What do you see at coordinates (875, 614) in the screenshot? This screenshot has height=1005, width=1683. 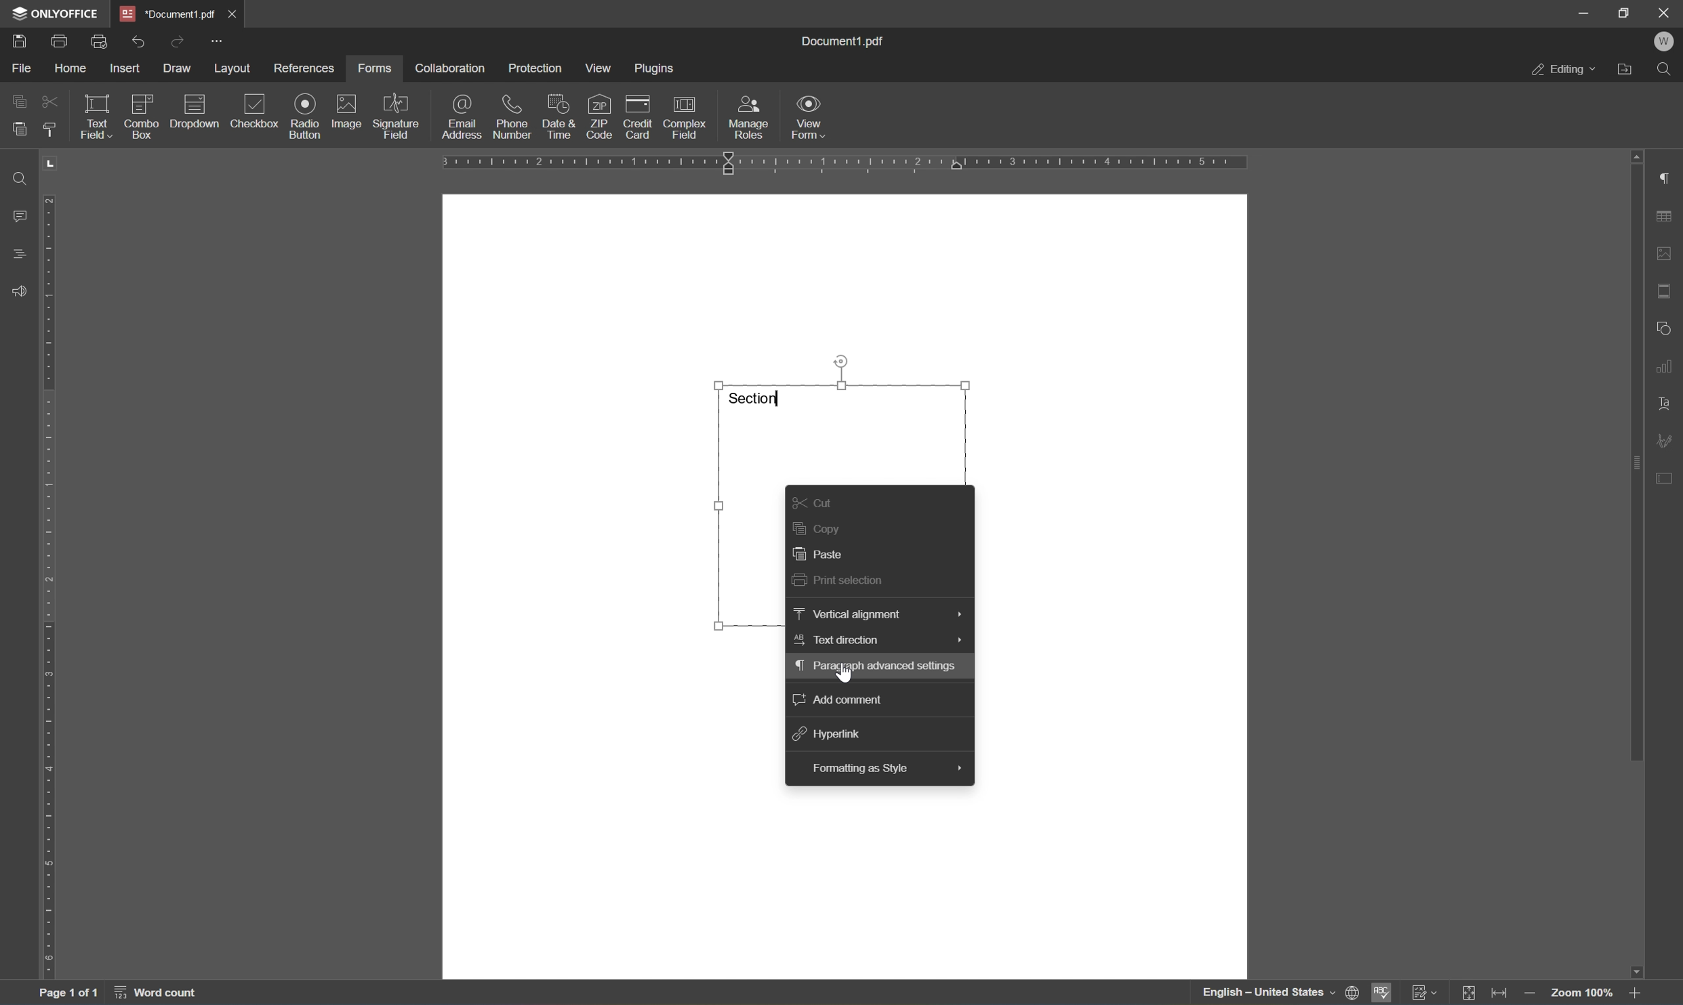 I see `vertical alignment` at bounding box center [875, 614].